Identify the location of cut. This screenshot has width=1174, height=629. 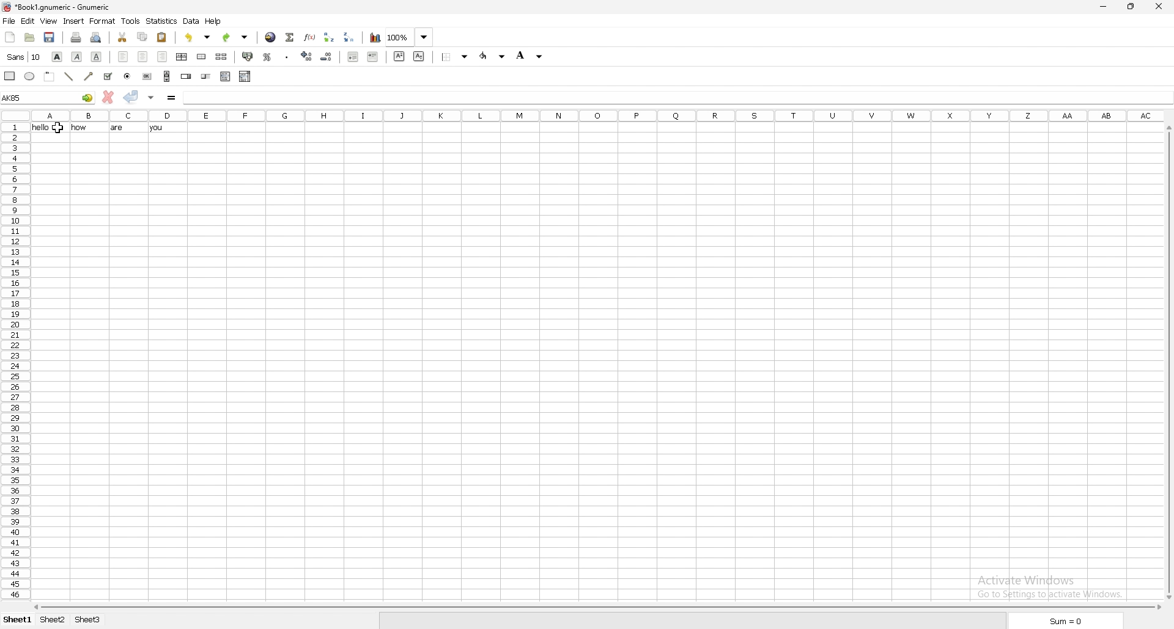
(122, 36).